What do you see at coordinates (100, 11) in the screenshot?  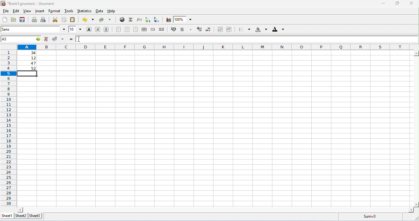 I see `data` at bounding box center [100, 11].